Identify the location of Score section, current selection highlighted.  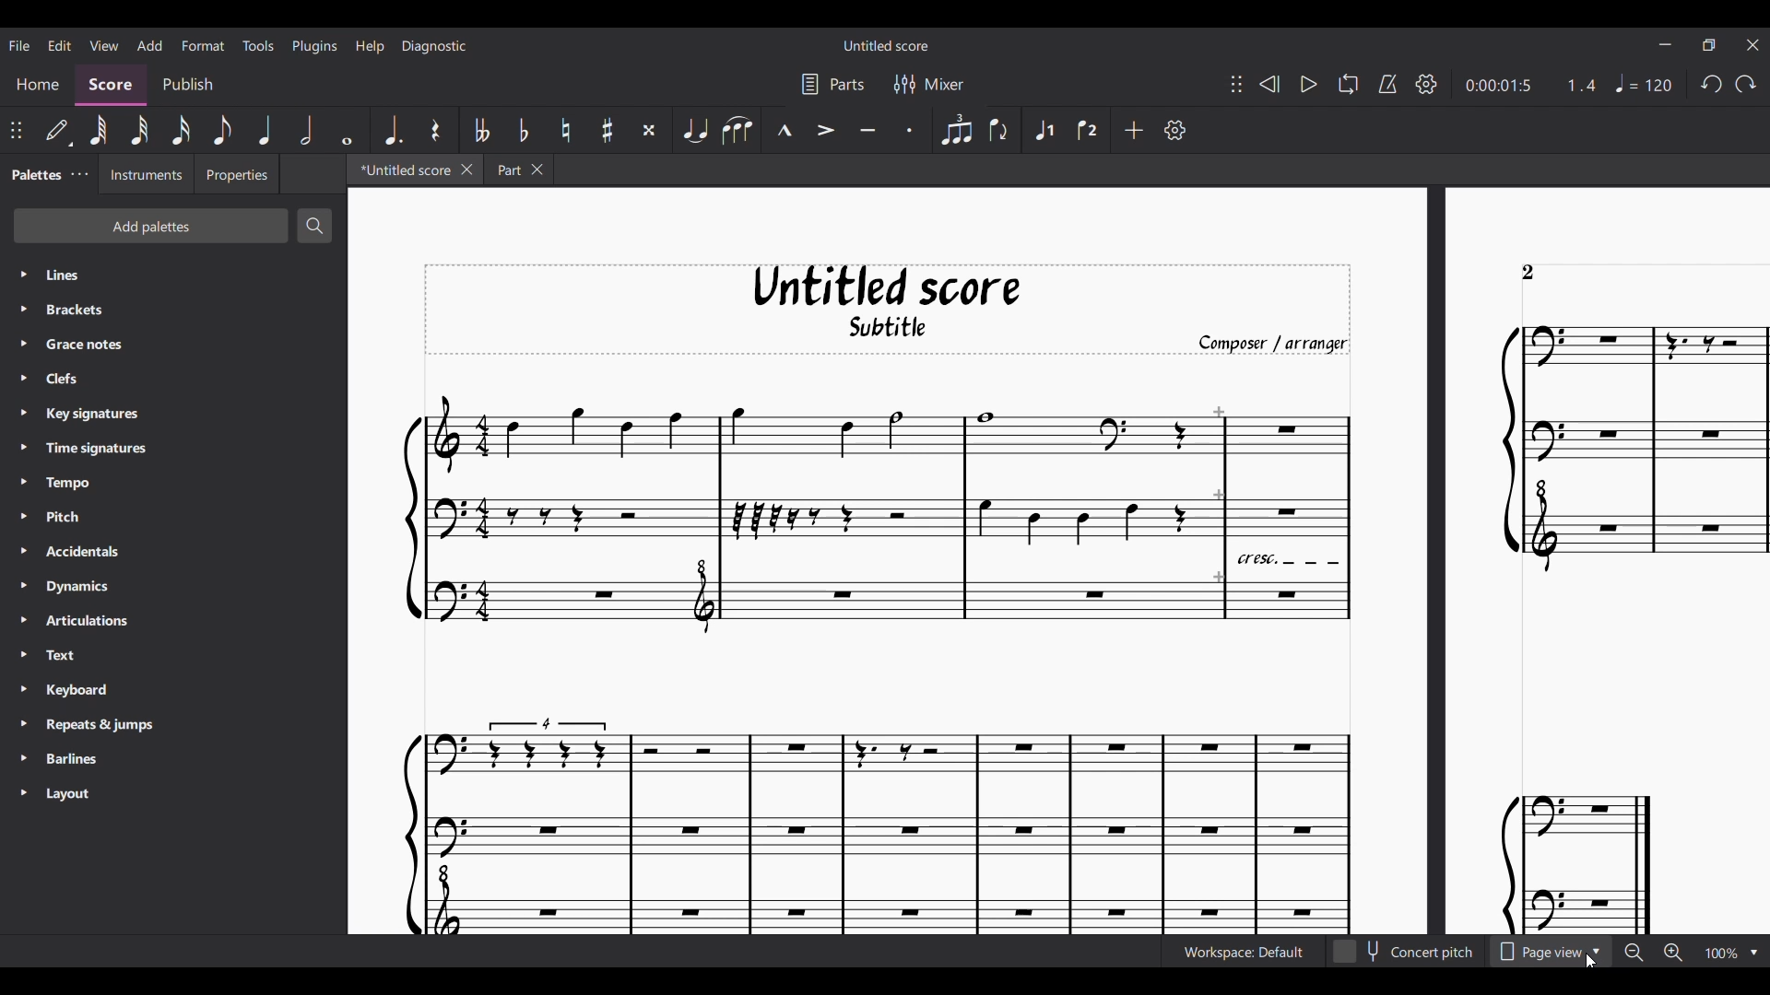
(111, 86).